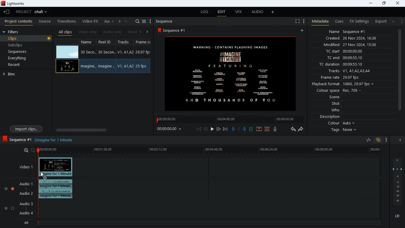 The image size is (405, 228). Describe the element at coordinates (209, 207) in the screenshot. I see `timeline tracks` at that location.